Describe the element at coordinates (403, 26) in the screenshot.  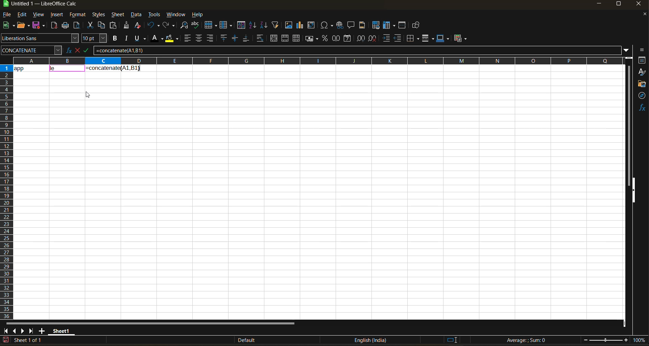
I see `split window` at that location.